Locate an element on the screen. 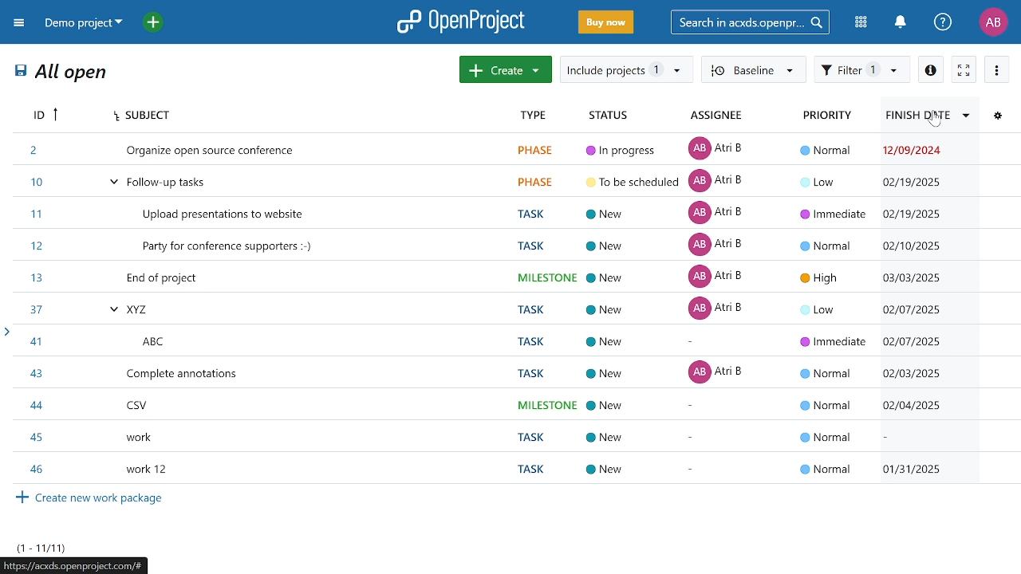  notification center is located at coordinates (900, 22).